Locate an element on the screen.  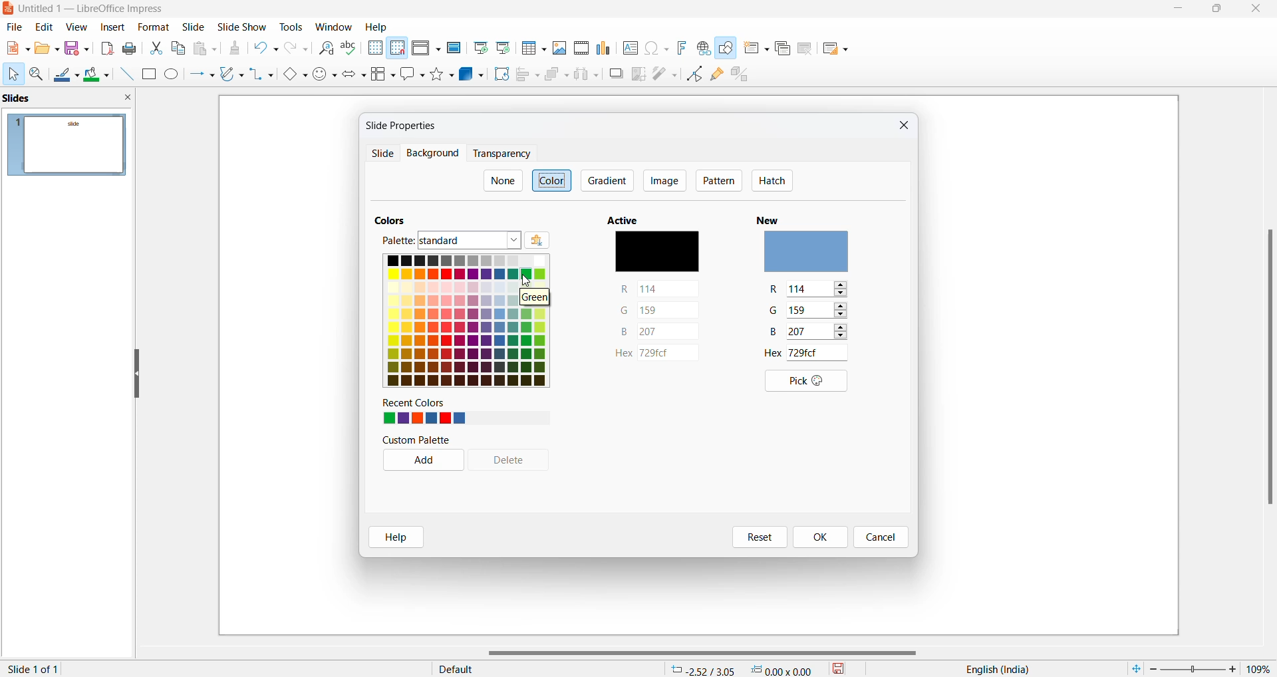
new selected color is located at coordinates (811, 253).